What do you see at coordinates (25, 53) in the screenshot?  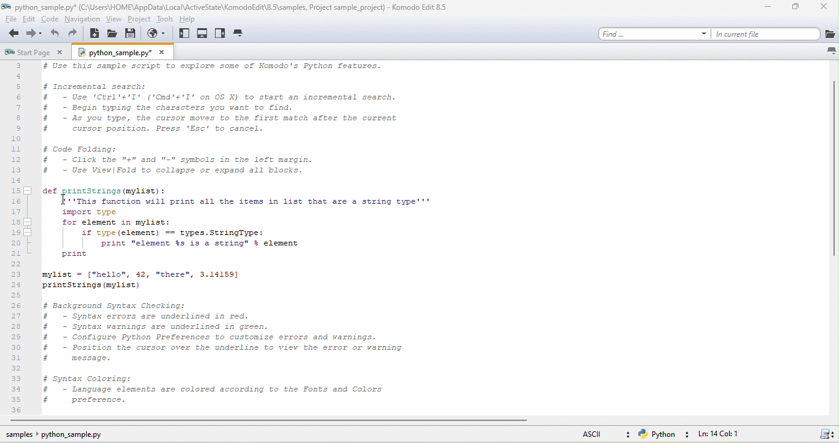 I see `start page` at bounding box center [25, 53].